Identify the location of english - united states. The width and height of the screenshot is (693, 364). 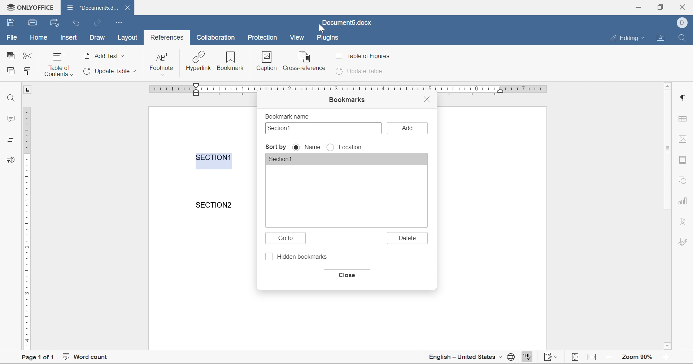
(466, 358).